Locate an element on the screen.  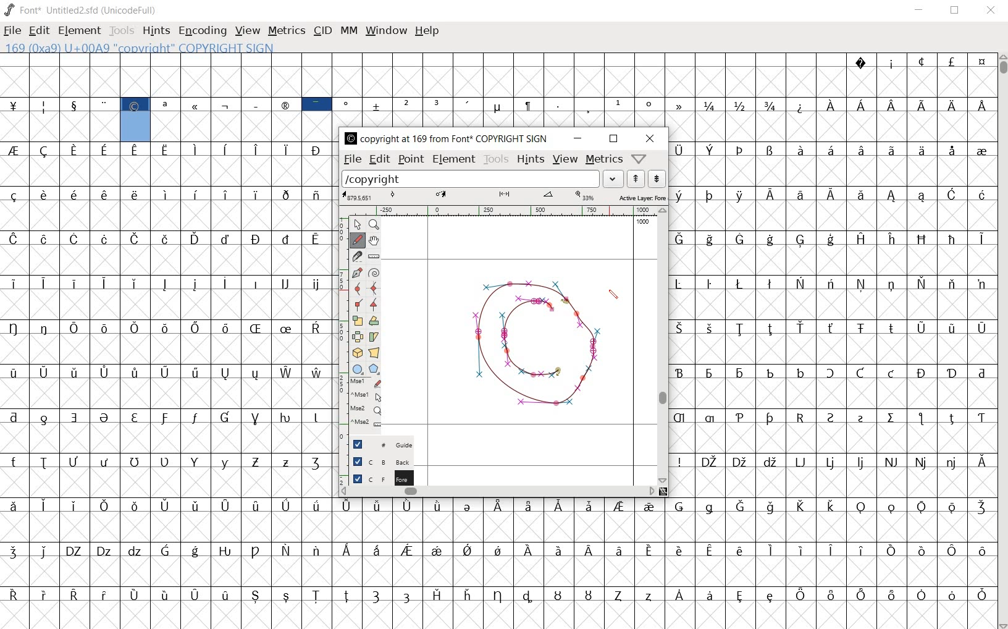
file is located at coordinates (351, 159).